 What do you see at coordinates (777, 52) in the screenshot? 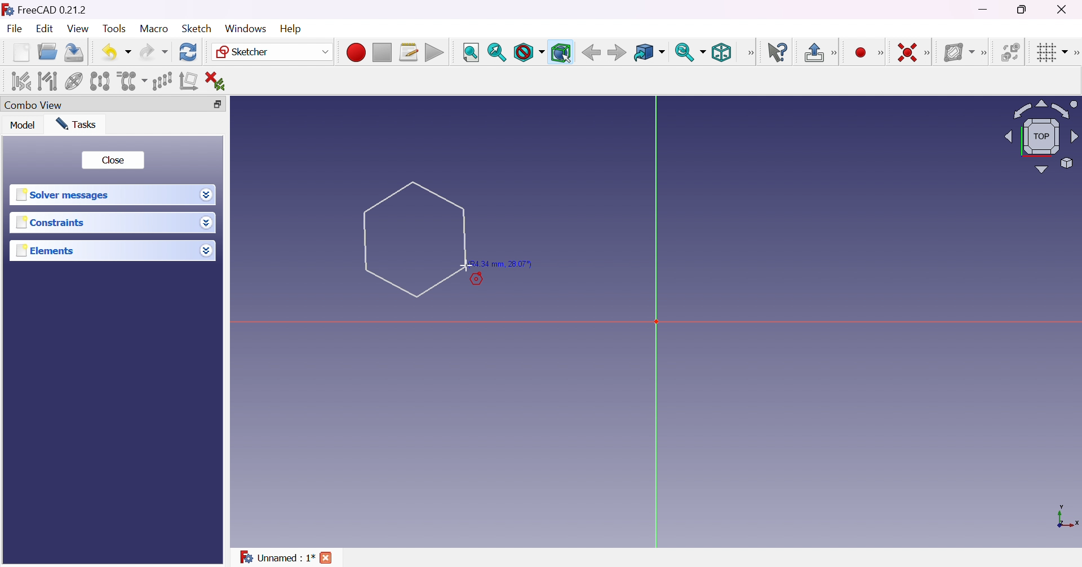
I see `What's this?` at bounding box center [777, 52].